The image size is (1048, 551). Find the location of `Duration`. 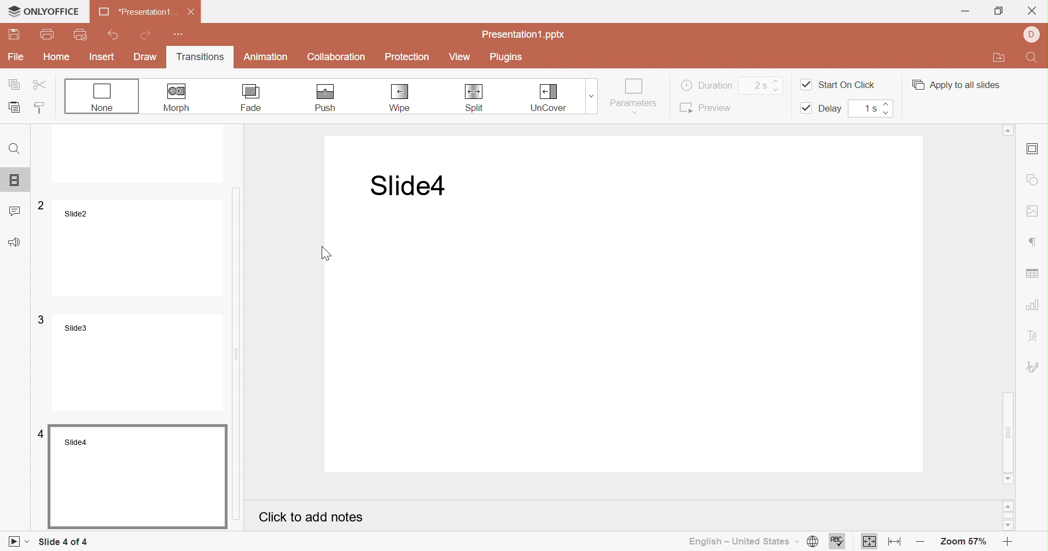

Duration is located at coordinates (707, 84).